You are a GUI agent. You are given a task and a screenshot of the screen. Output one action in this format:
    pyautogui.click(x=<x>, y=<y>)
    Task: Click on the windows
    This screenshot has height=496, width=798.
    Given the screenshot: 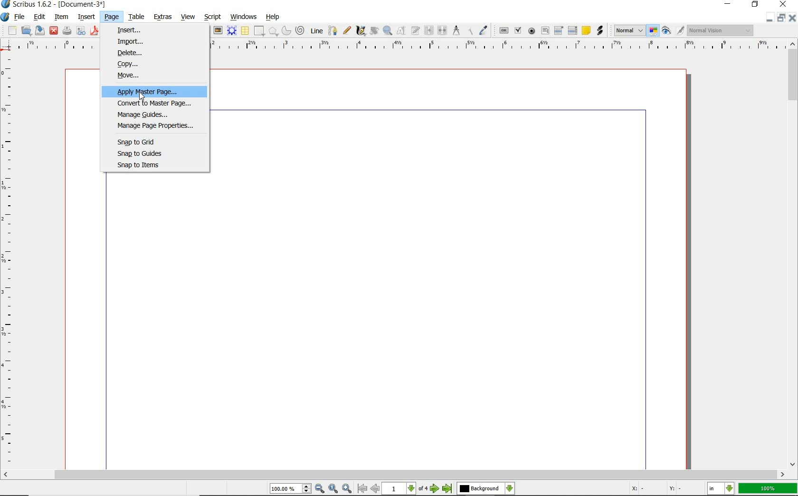 What is the action you would take?
    pyautogui.click(x=244, y=17)
    